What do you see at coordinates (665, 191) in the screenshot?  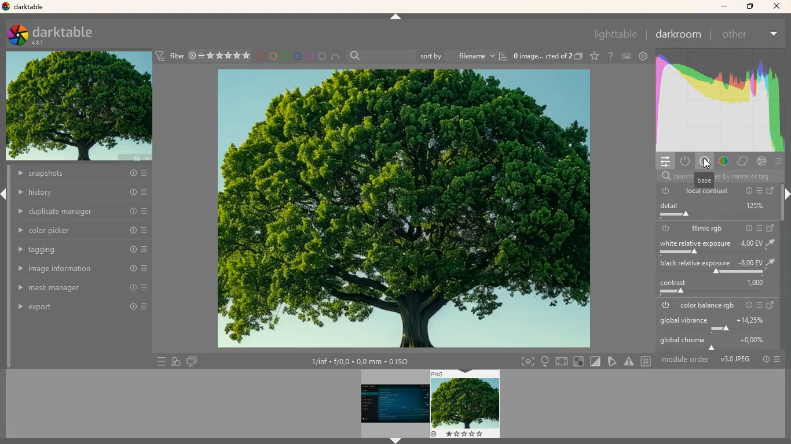 I see `power` at bounding box center [665, 191].